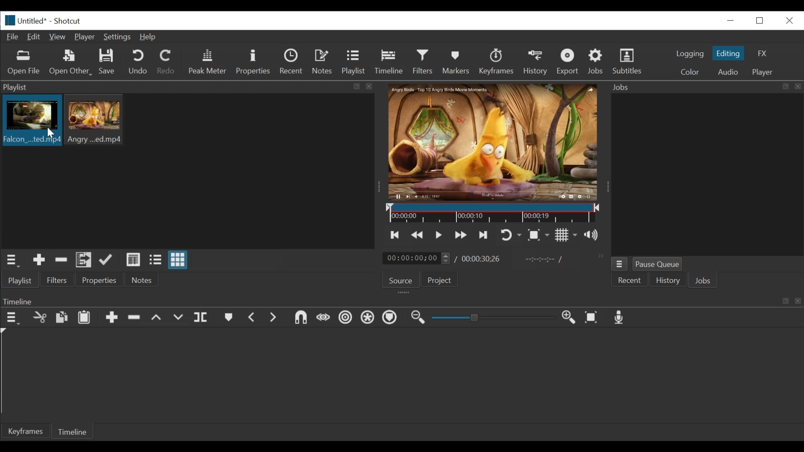  Describe the element at coordinates (689, 73) in the screenshot. I see `color` at that location.